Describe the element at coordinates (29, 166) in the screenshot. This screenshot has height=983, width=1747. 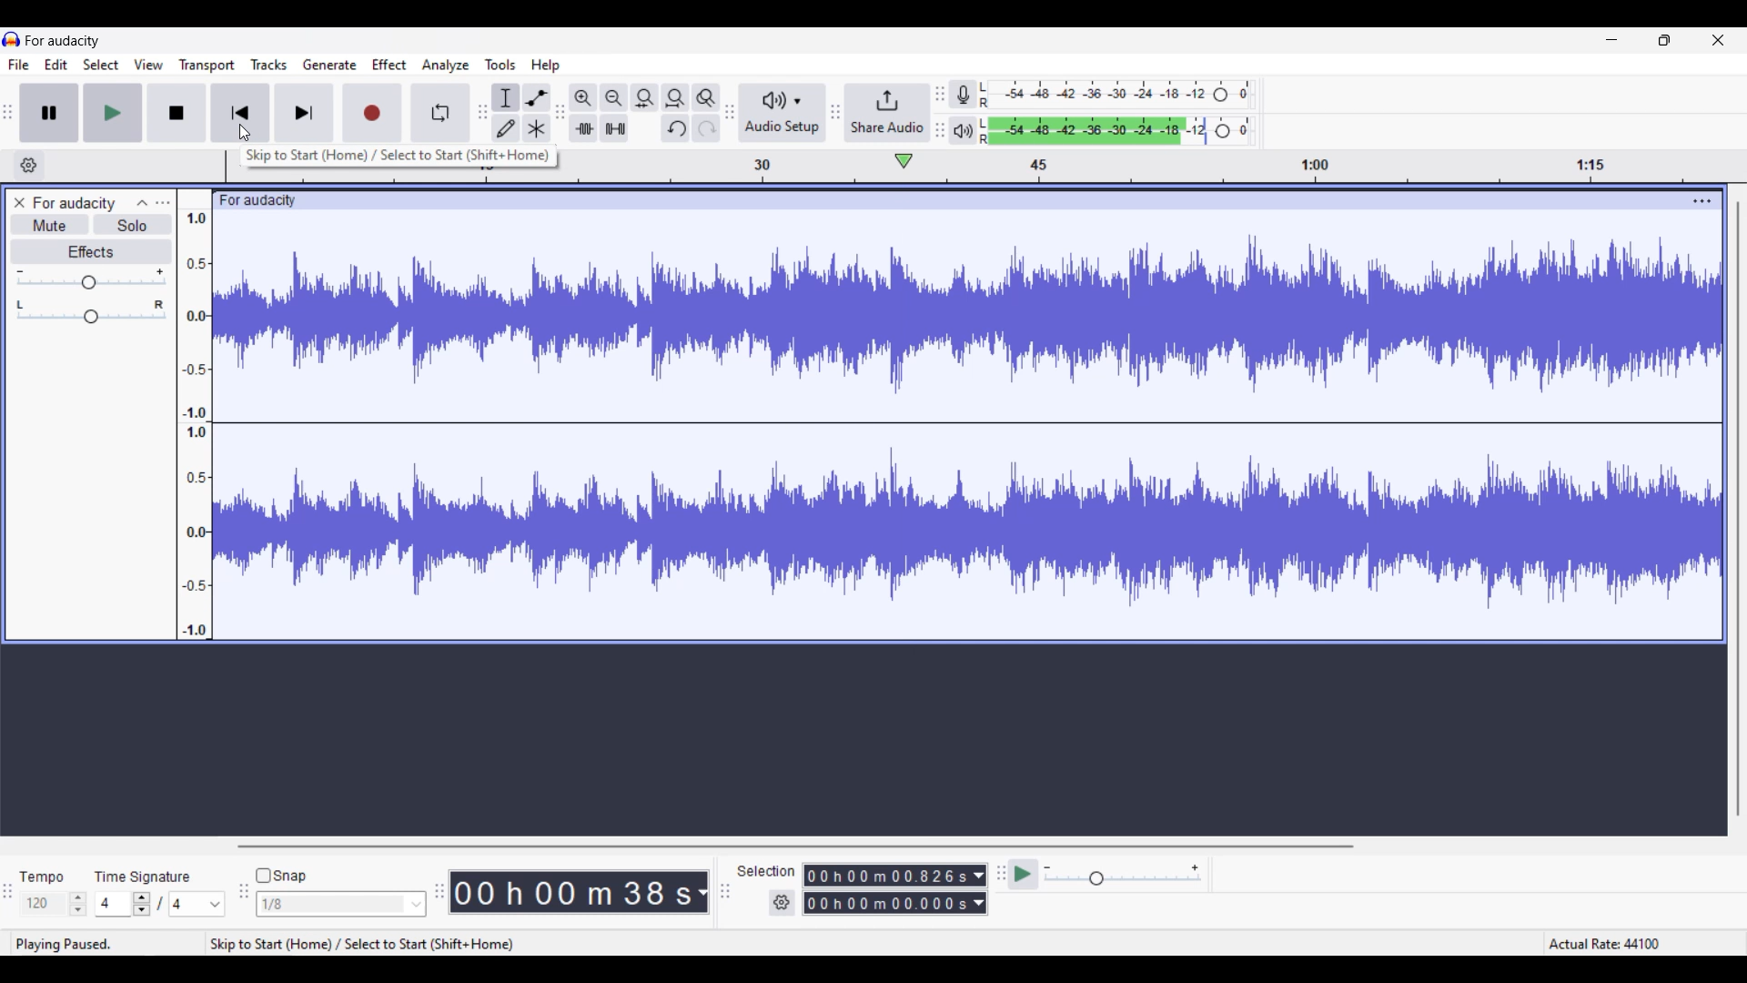
I see `Timeline settings` at that location.